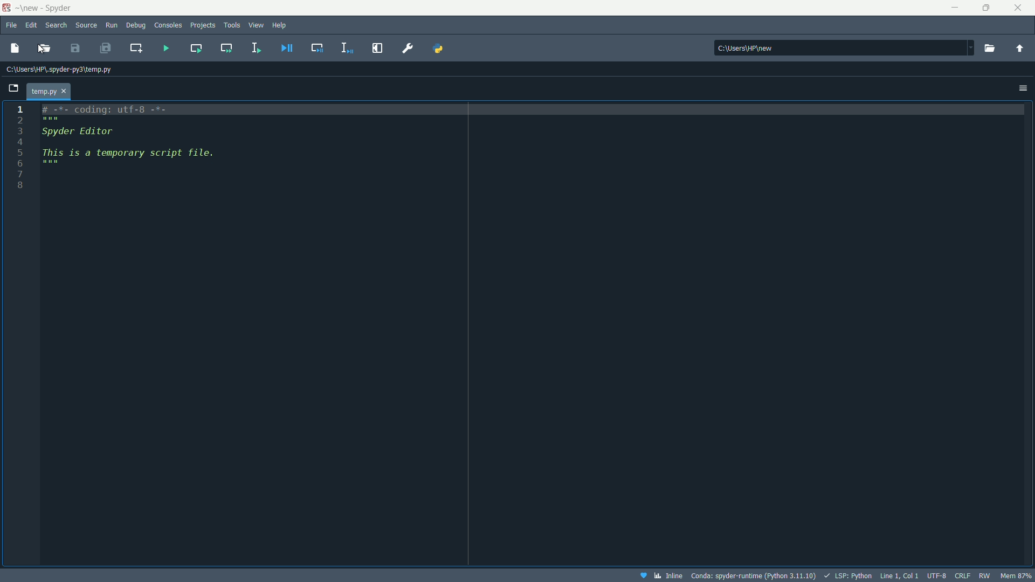 This screenshot has height=582, width=1035. Describe the element at coordinates (16, 49) in the screenshot. I see `new file` at that location.